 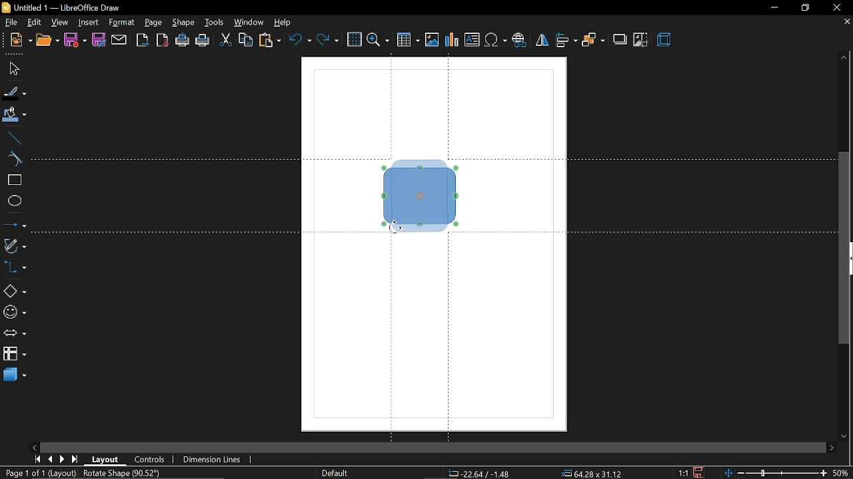 What do you see at coordinates (15, 375) in the screenshot?
I see `3d shapes` at bounding box center [15, 375].